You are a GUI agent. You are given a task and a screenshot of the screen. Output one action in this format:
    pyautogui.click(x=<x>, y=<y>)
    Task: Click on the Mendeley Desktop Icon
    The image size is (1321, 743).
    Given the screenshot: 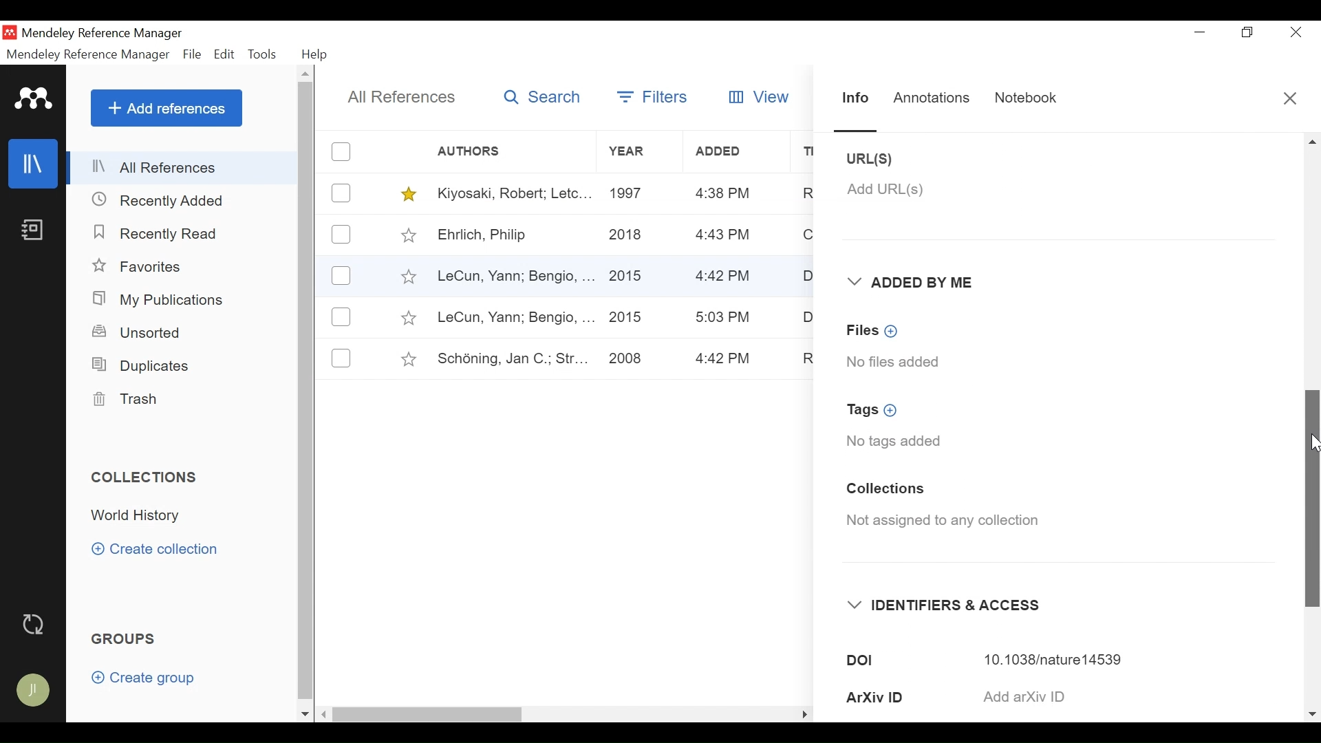 What is the action you would take?
    pyautogui.click(x=11, y=32)
    